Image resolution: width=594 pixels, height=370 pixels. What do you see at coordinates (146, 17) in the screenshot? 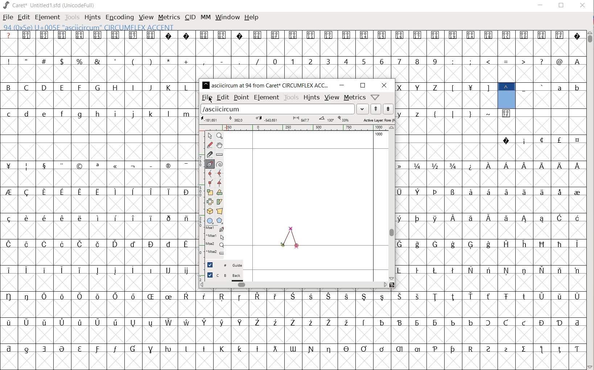
I see `VIEW` at bounding box center [146, 17].